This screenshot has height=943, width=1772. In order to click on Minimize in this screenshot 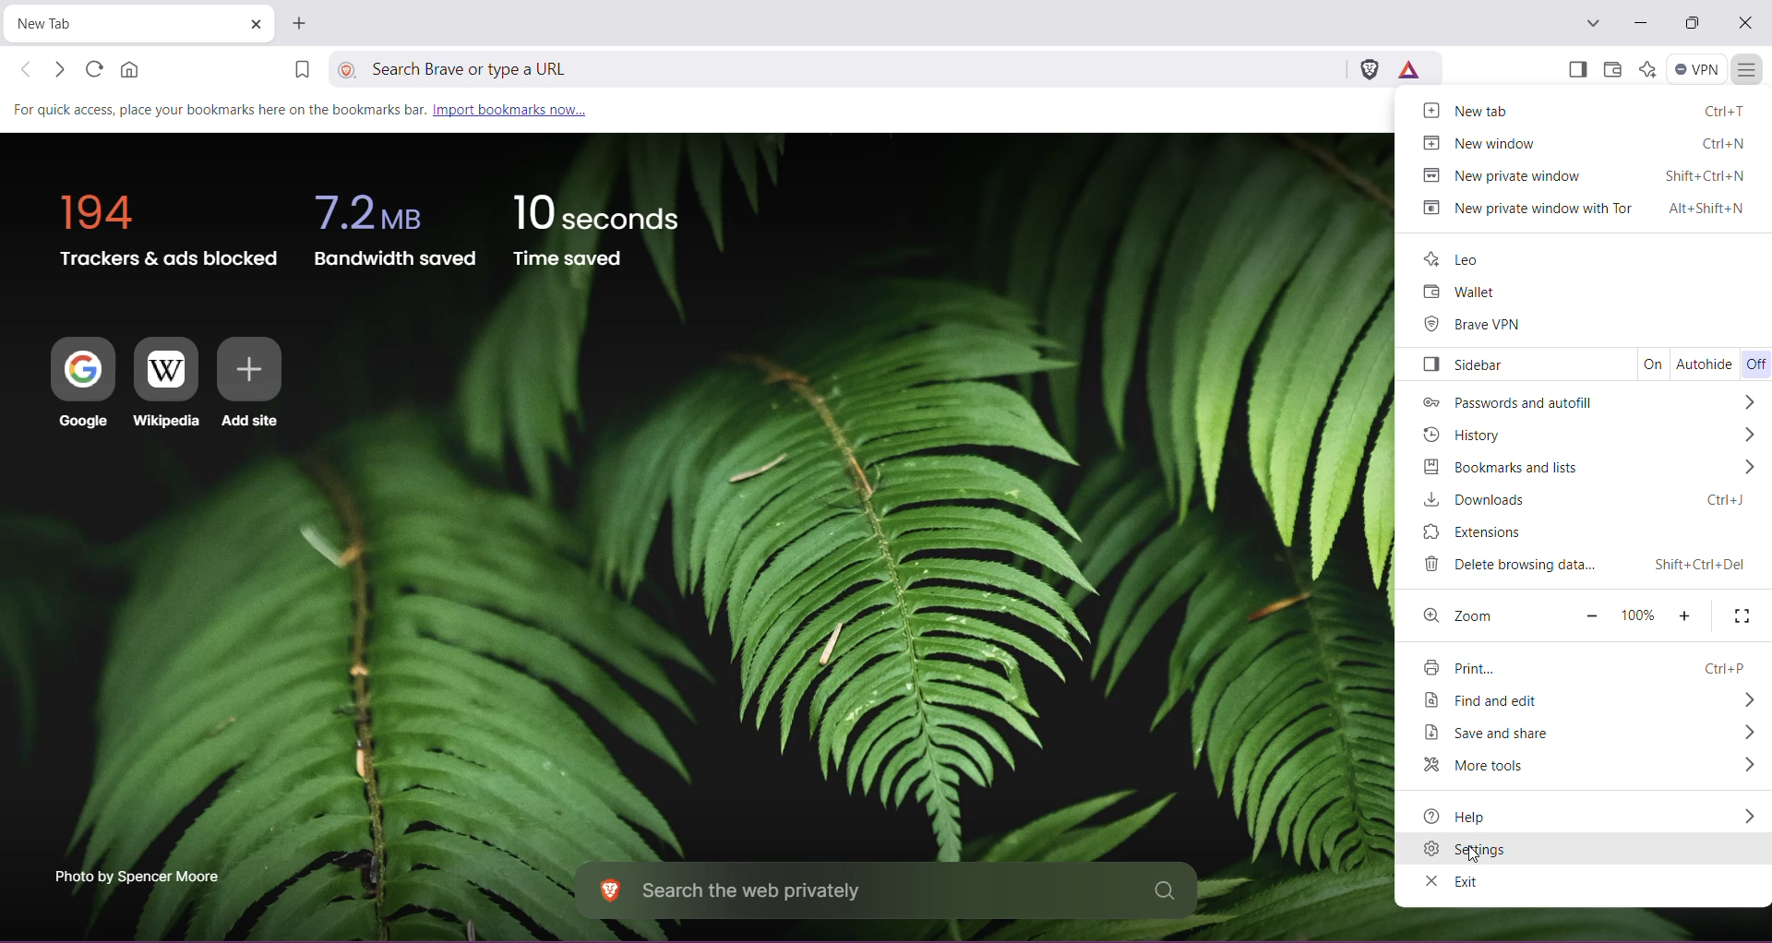, I will do `click(1641, 23)`.